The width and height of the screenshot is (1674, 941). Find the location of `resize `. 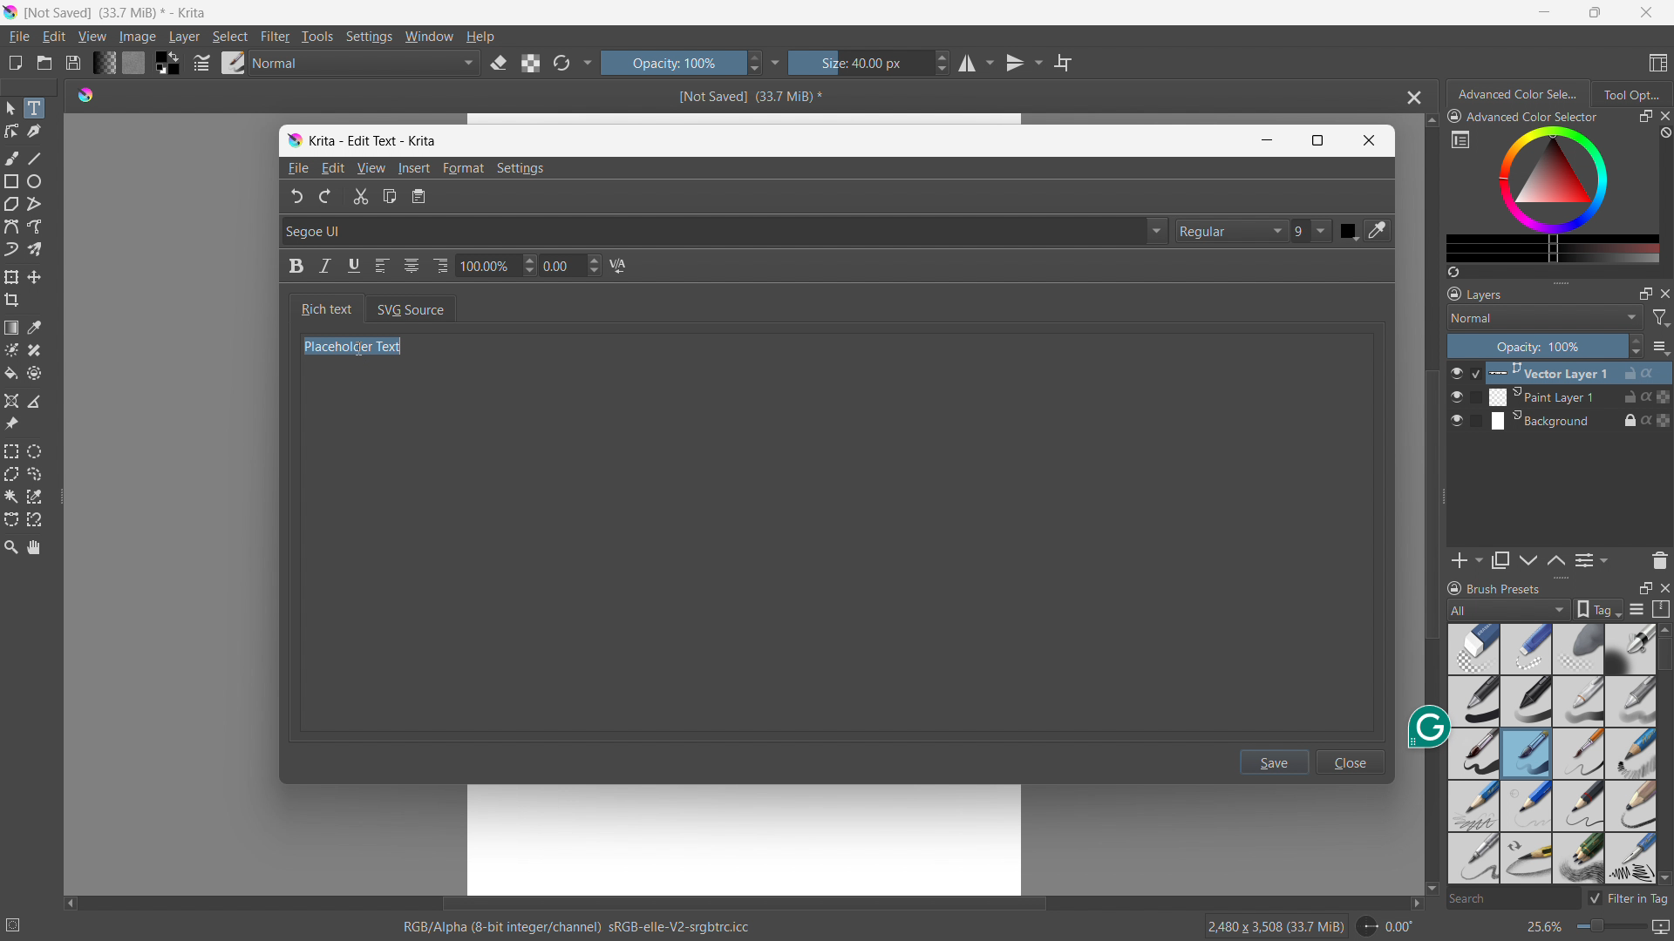

resize  is located at coordinates (1560, 579).